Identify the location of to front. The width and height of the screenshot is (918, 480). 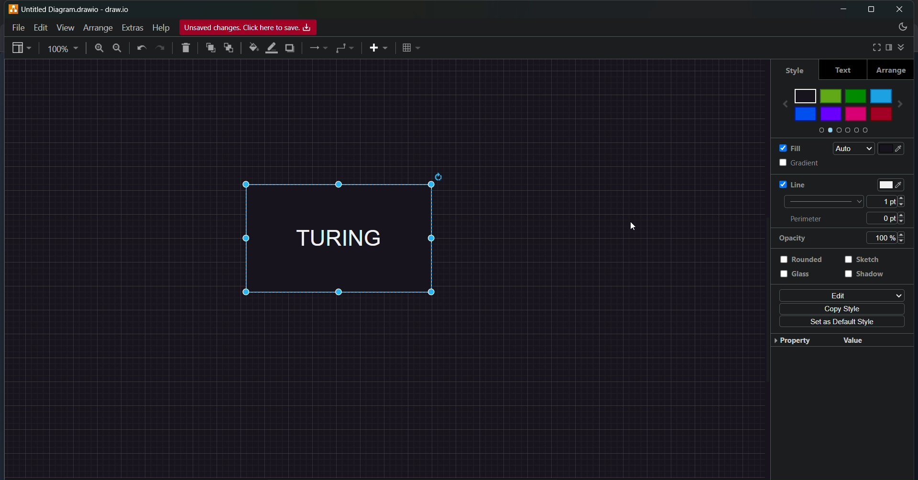
(210, 47).